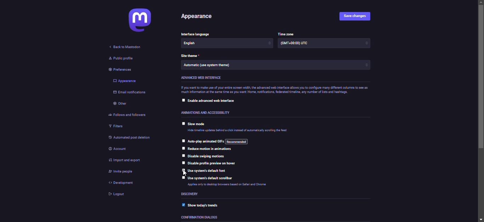 The image size is (484, 222). I want to click on accessibility, so click(206, 112).